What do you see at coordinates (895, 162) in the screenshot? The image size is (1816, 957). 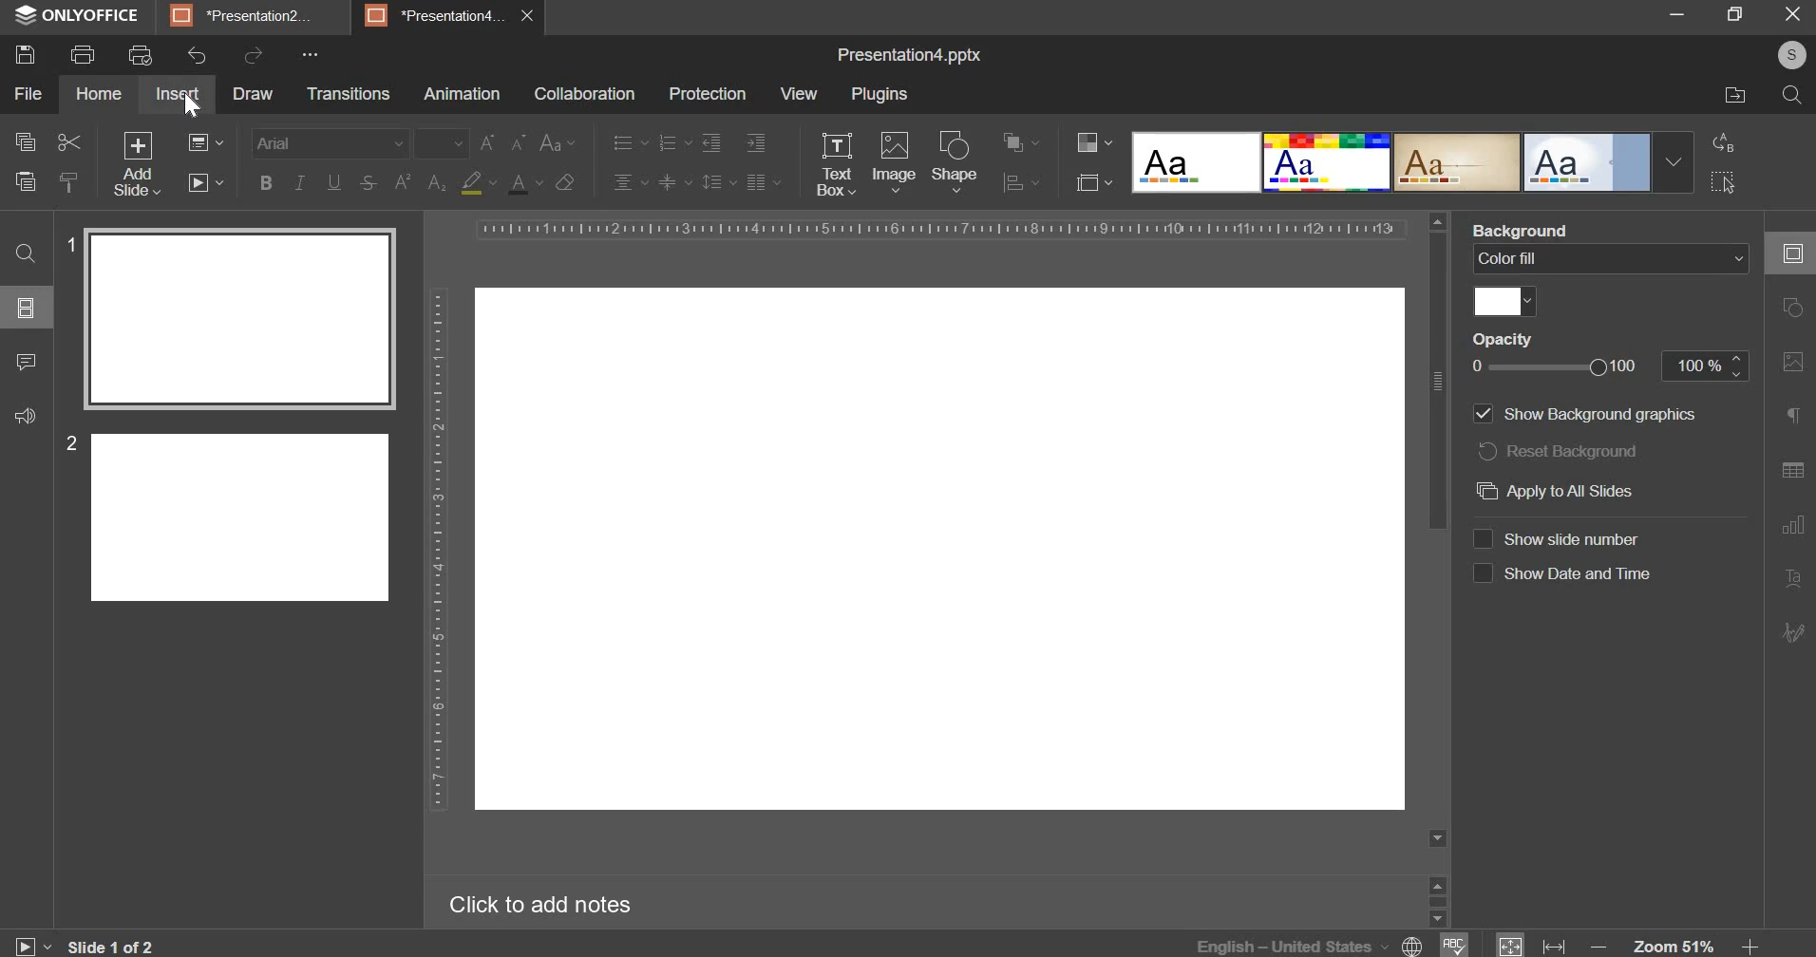 I see `image` at bounding box center [895, 162].